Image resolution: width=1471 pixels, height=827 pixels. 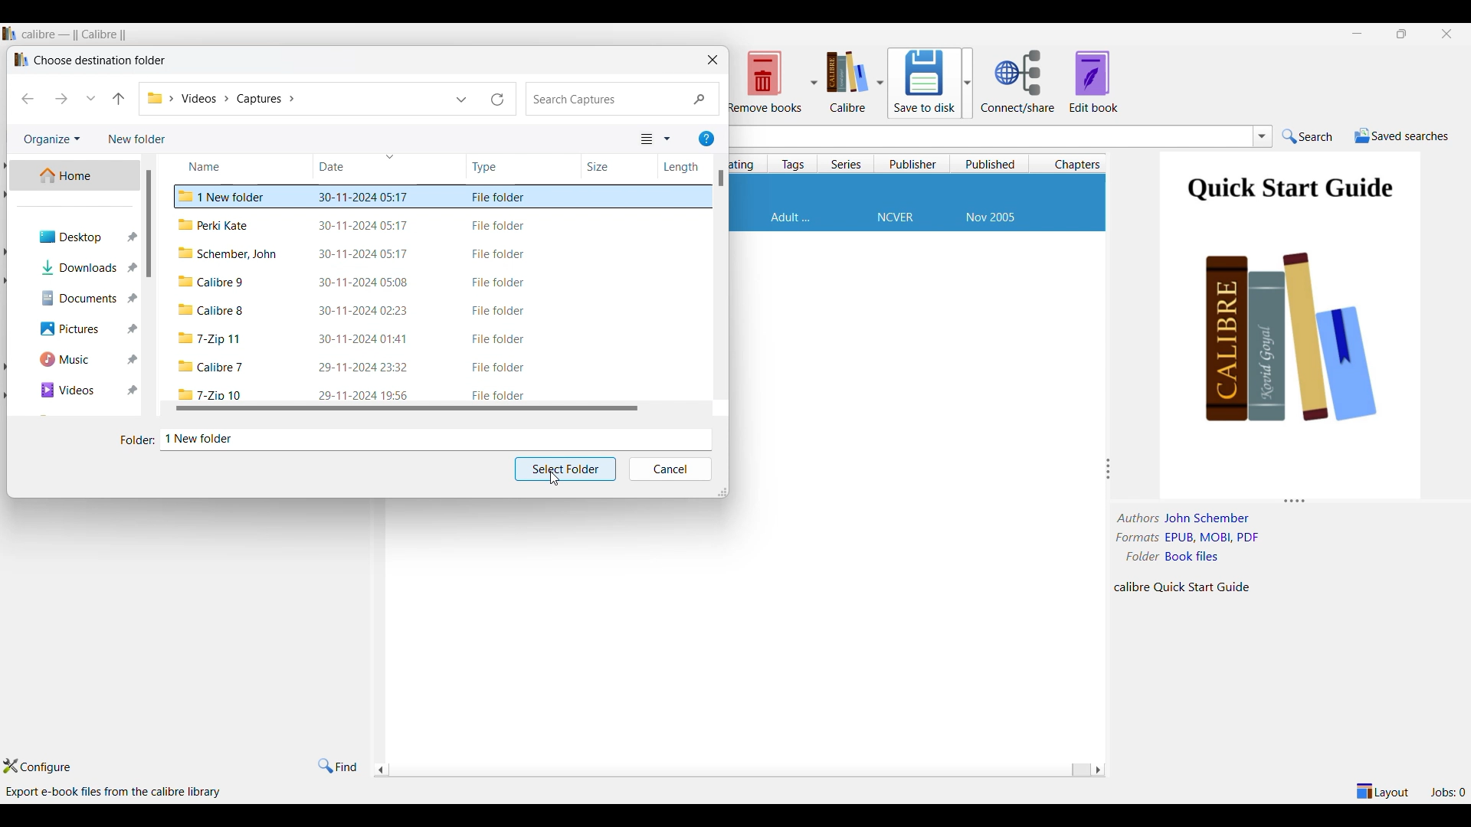 I want to click on Close, so click(x=713, y=59).